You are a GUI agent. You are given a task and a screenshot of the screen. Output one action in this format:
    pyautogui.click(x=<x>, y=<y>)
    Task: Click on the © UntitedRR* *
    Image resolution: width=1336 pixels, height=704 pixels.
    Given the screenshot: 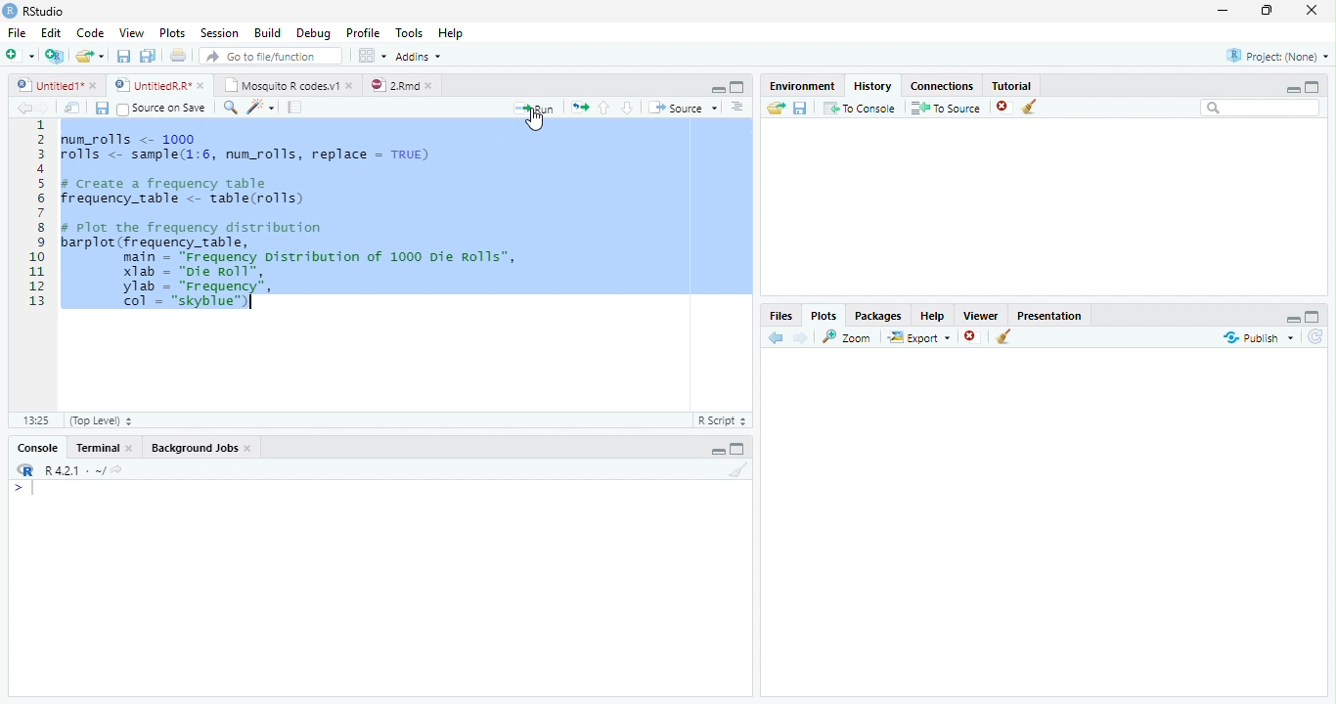 What is the action you would take?
    pyautogui.click(x=161, y=85)
    